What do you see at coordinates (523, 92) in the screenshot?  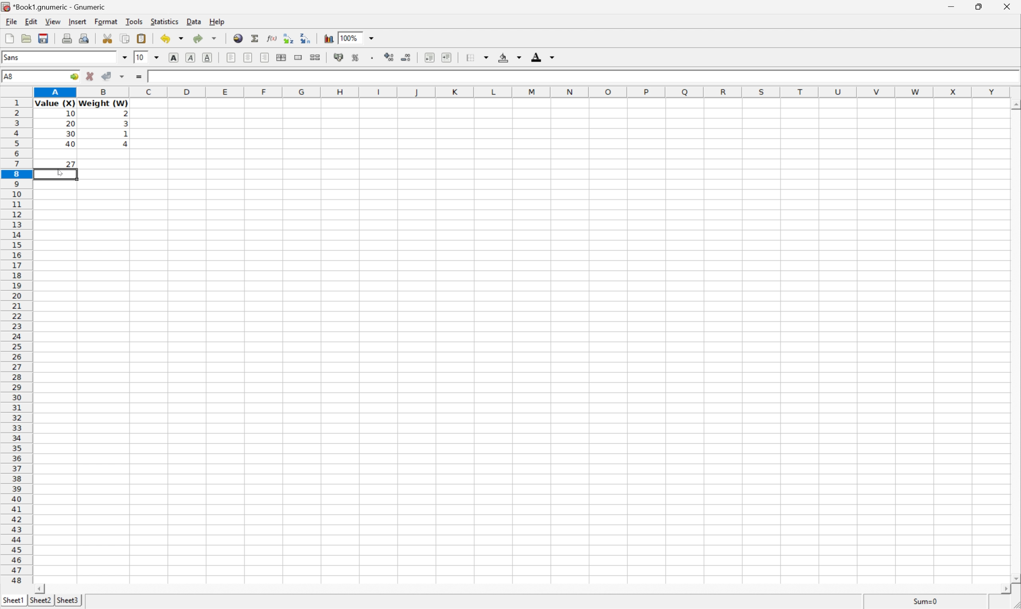 I see `Column Names` at bounding box center [523, 92].